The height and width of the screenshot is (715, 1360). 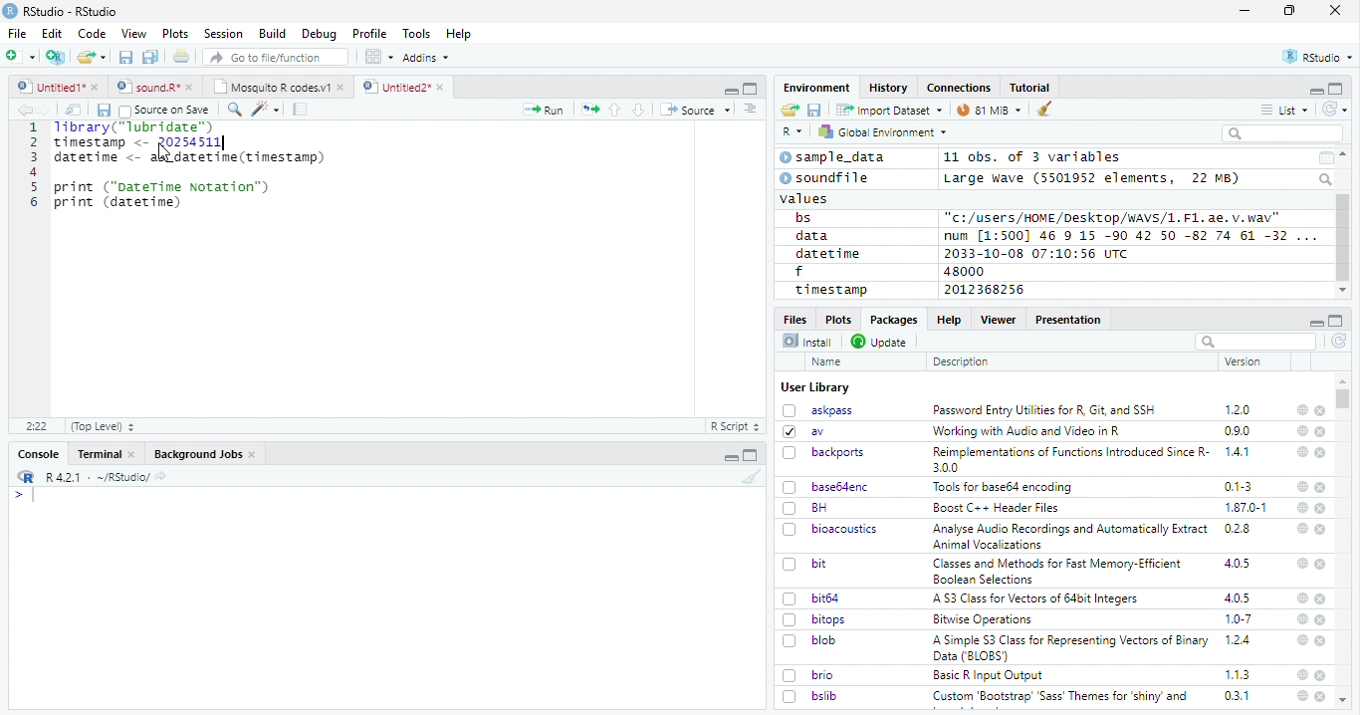 What do you see at coordinates (807, 341) in the screenshot?
I see `Install` at bounding box center [807, 341].